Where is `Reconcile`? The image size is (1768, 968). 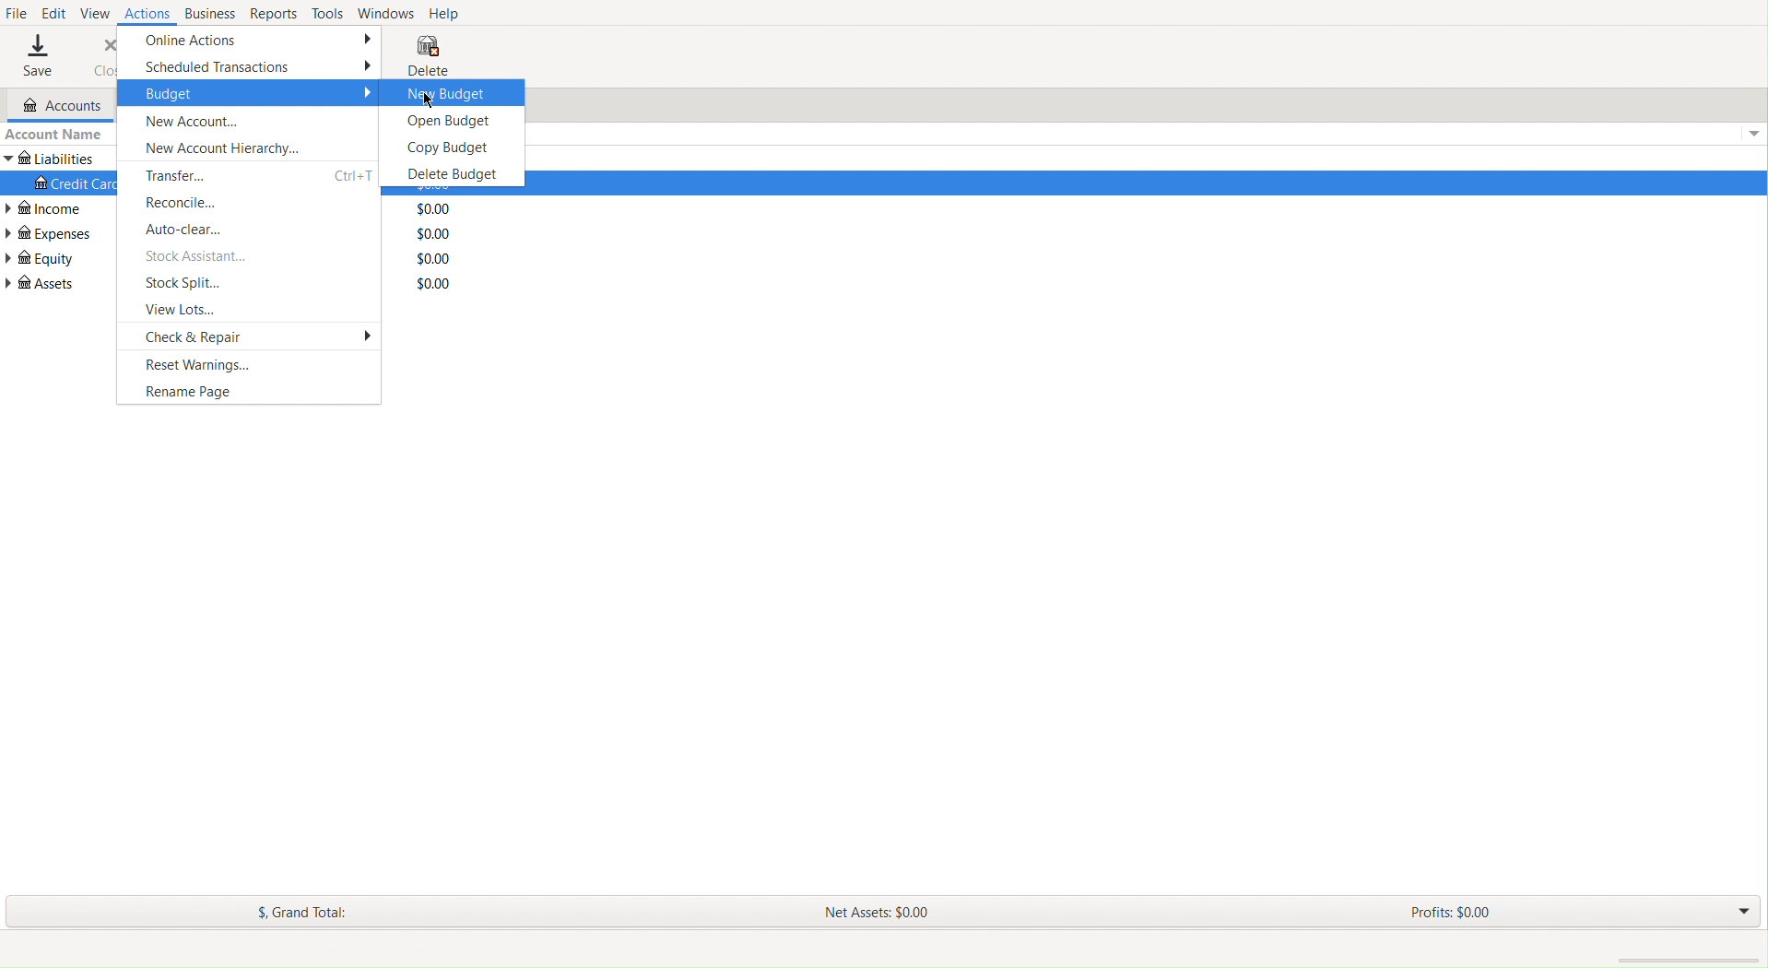 Reconcile is located at coordinates (186, 200).